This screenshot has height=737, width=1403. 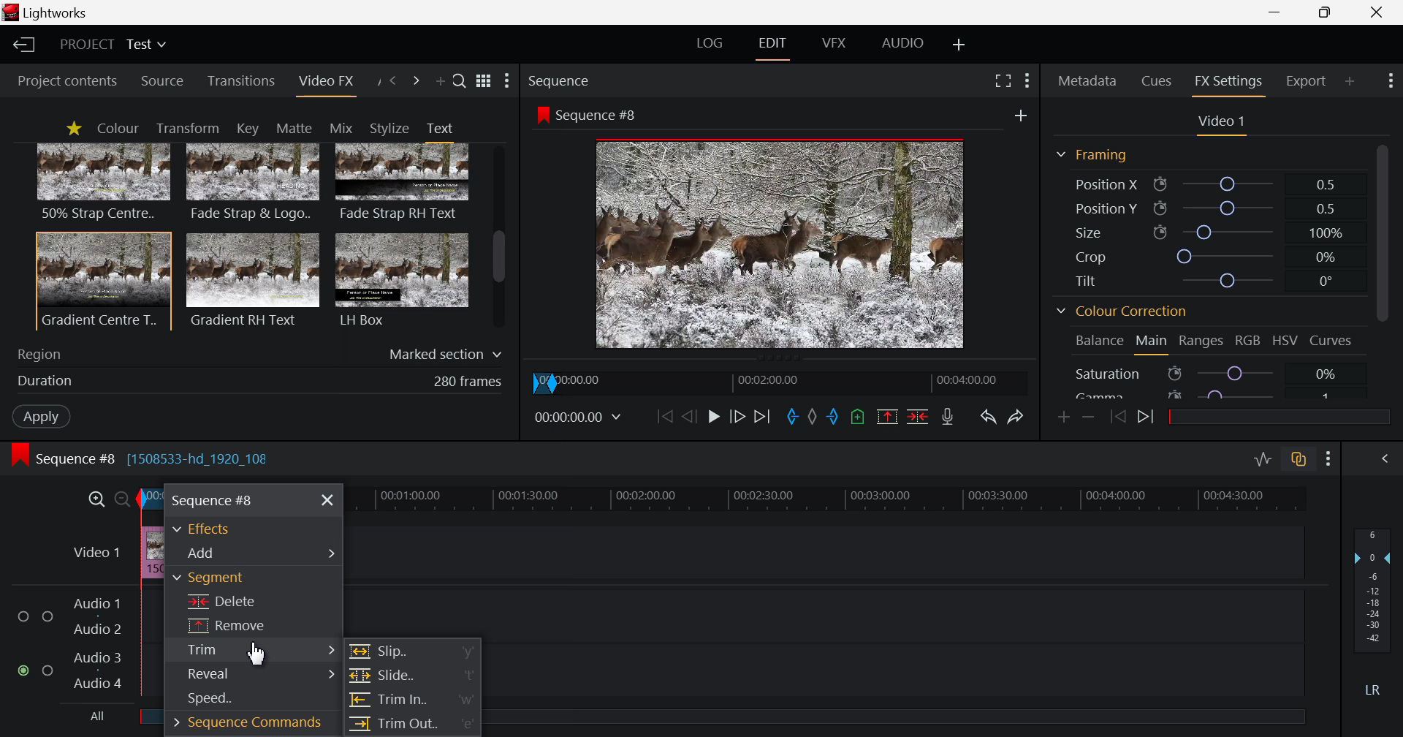 What do you see at coordinates (1248, 343) in the screenshot?
I see `RGB` at bounding box center [1248, 343].